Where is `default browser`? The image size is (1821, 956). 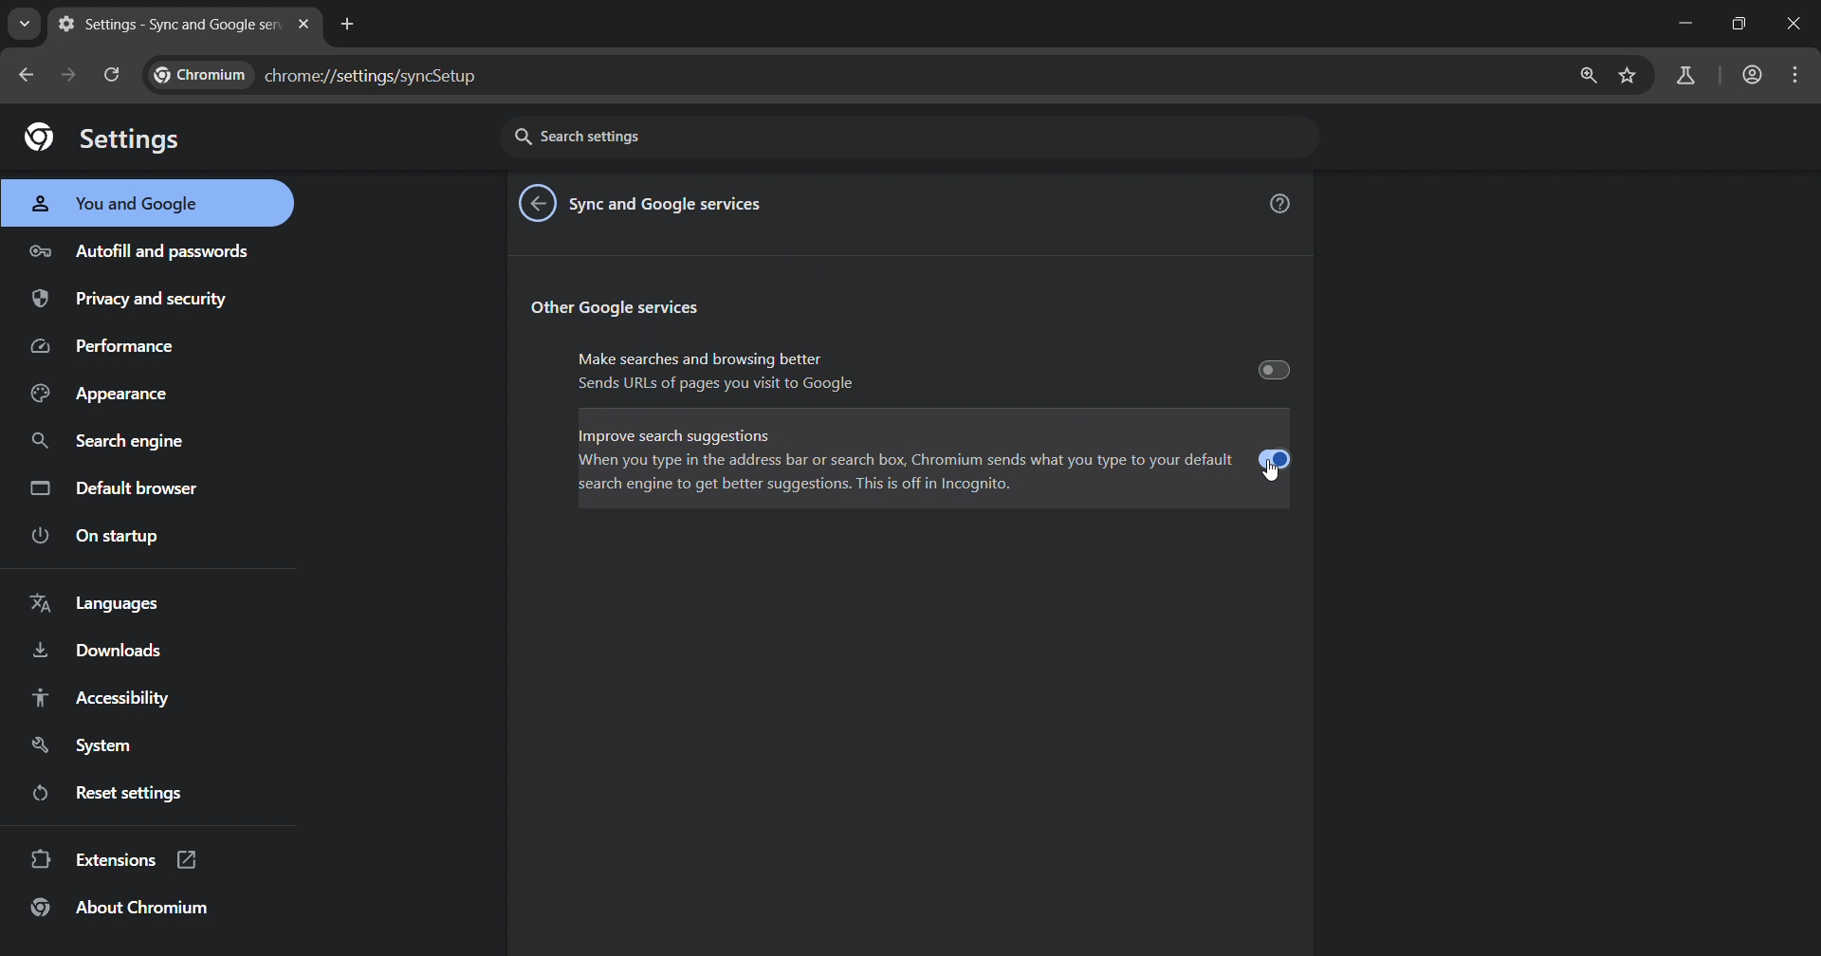 default browser is located at coordinates (110, 487).